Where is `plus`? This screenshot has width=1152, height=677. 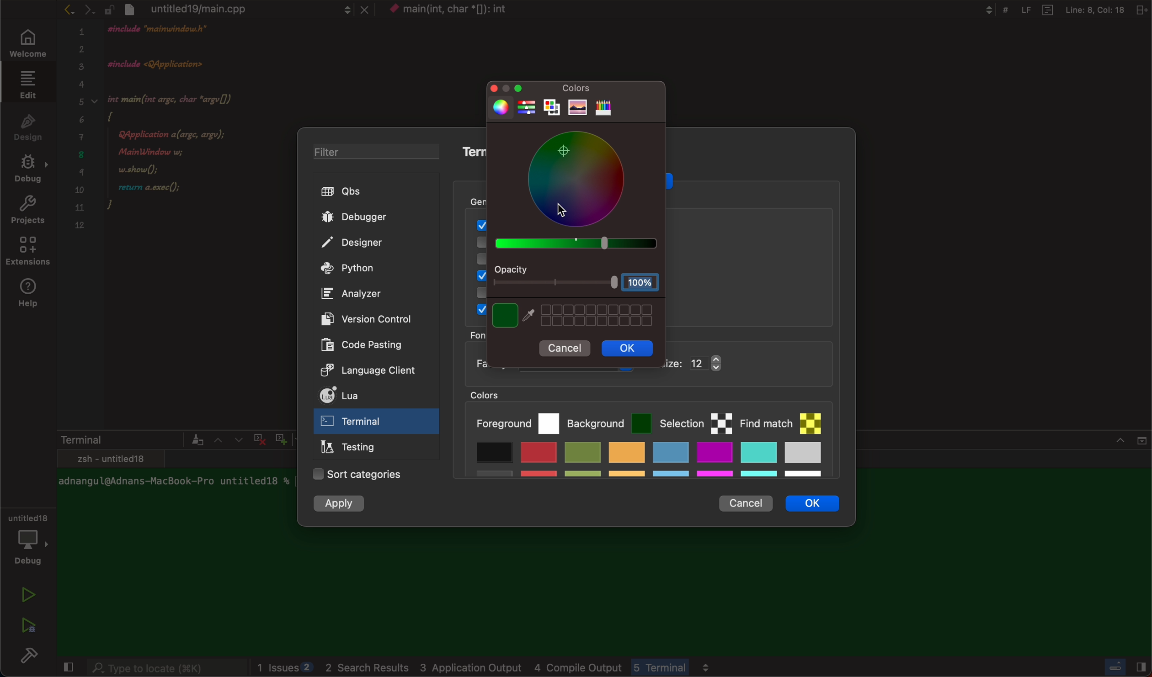 plus is located at coordinates (279, 438).